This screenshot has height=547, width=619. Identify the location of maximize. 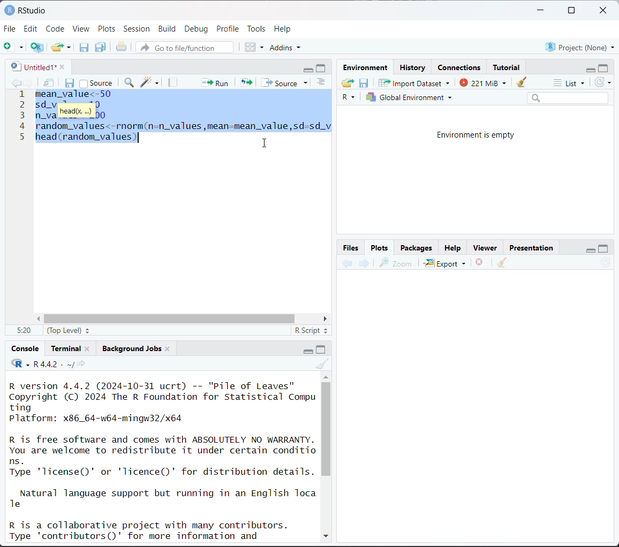
(604, 67).